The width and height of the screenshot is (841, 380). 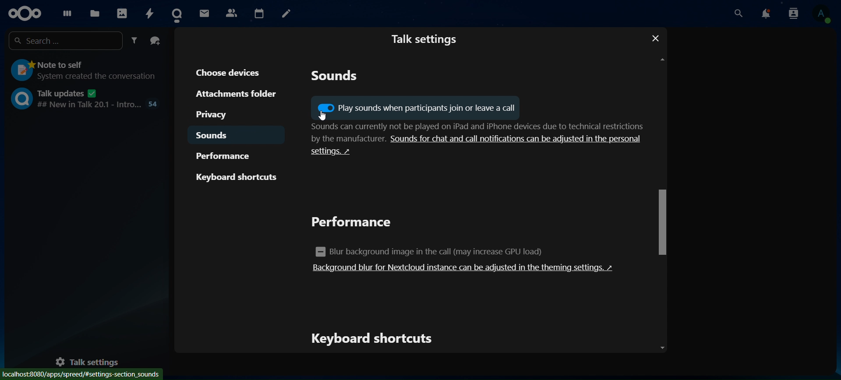 I want to click on filter, so click(x=134, y=41).